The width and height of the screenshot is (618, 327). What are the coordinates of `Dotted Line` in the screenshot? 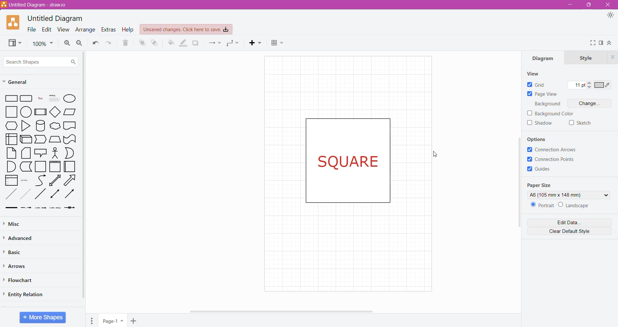 It's located at (10, 194).